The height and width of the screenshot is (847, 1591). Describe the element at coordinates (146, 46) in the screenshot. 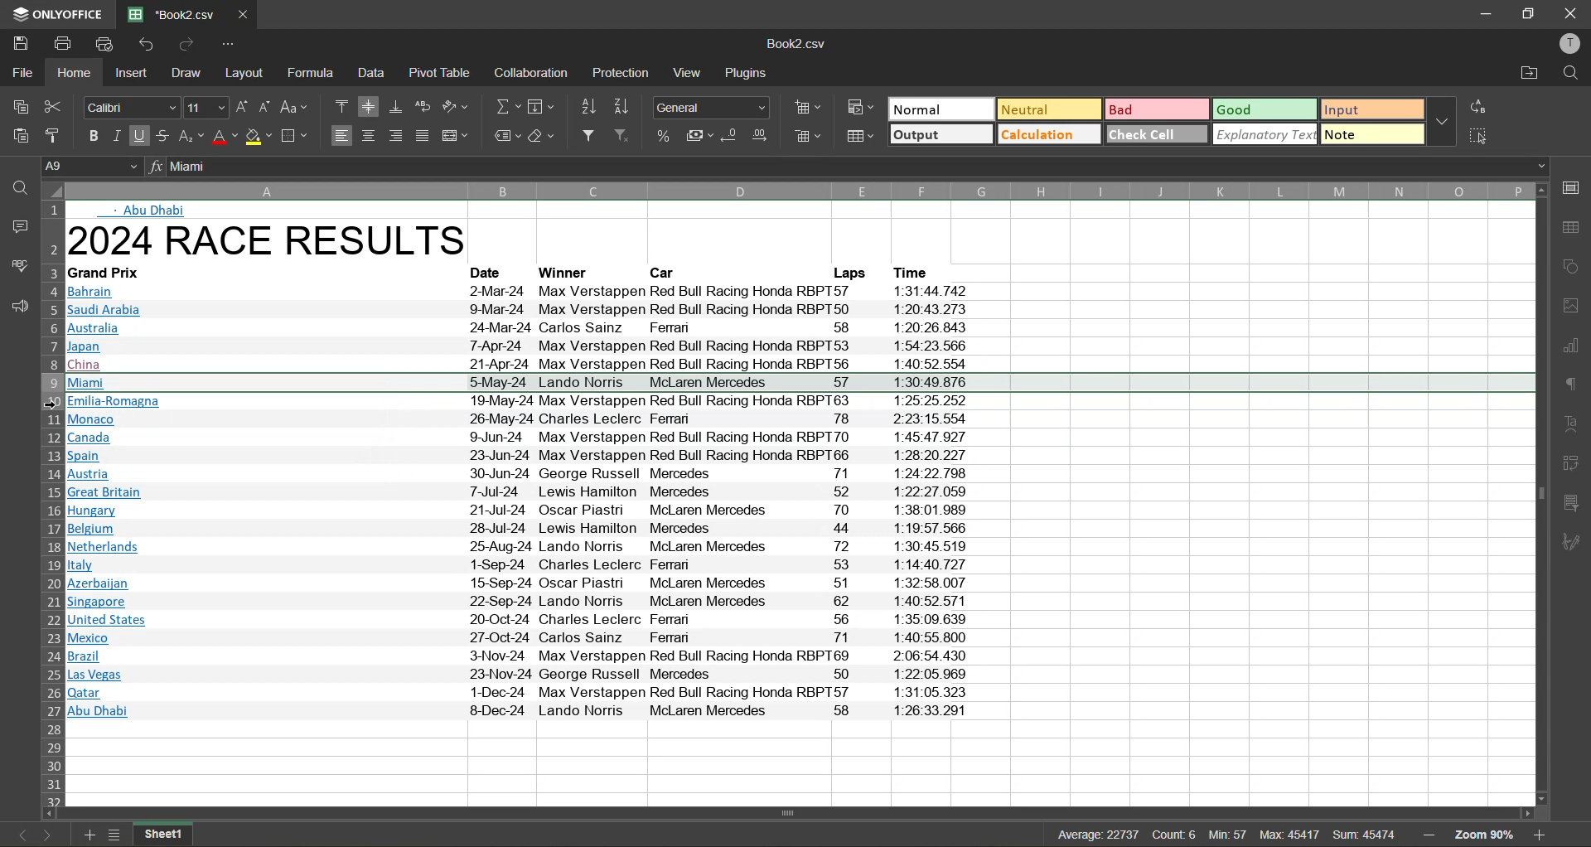

I see `undo` at that location.